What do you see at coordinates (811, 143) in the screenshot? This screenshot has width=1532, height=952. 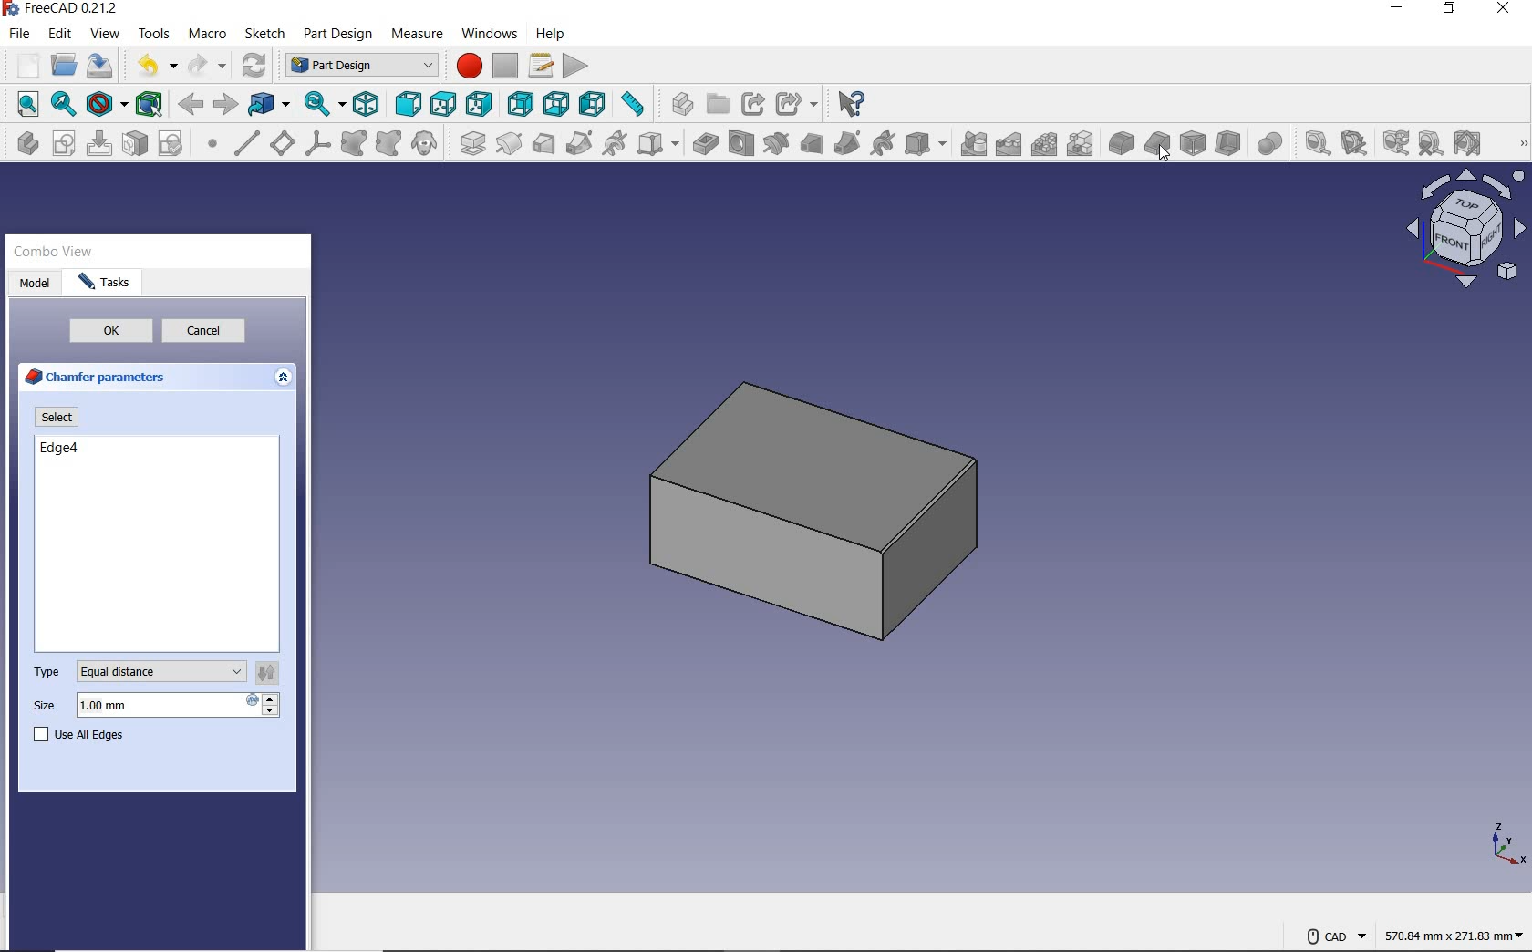 I see `subtractive loft` at bounding box center [811, 143].